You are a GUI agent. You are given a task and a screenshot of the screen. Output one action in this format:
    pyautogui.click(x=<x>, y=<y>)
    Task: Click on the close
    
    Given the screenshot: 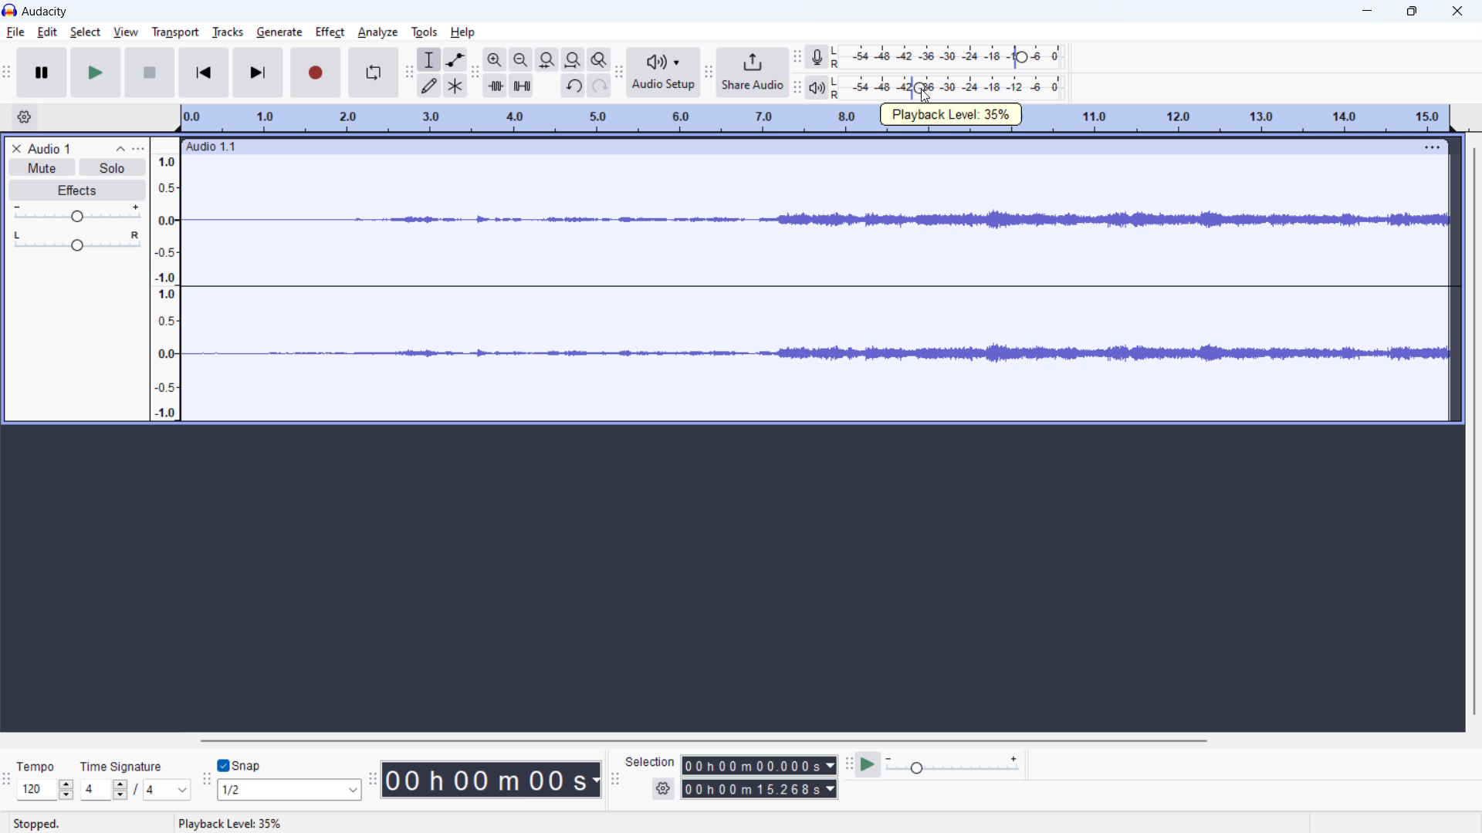 What is the action you would take?
    pyautogui.click(x=1457, y=11)
    